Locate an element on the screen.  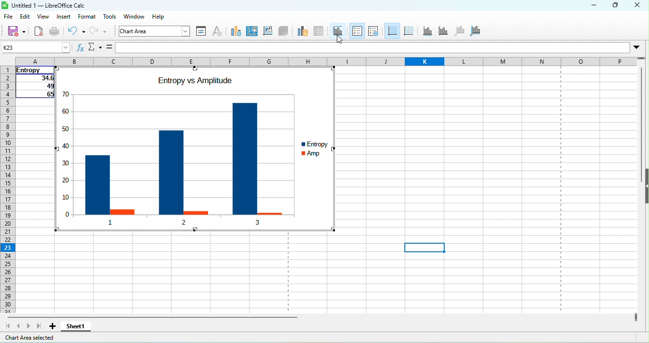
vertical gids is located at coordinates (410, 31).